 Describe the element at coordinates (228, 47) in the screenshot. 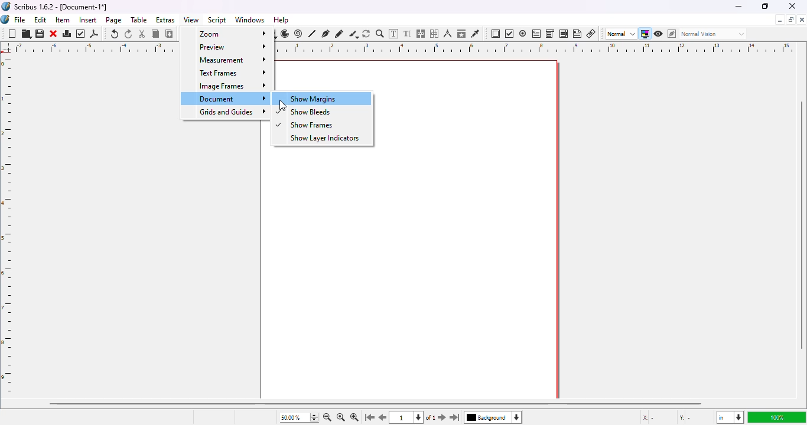

I see `preview` at that location.